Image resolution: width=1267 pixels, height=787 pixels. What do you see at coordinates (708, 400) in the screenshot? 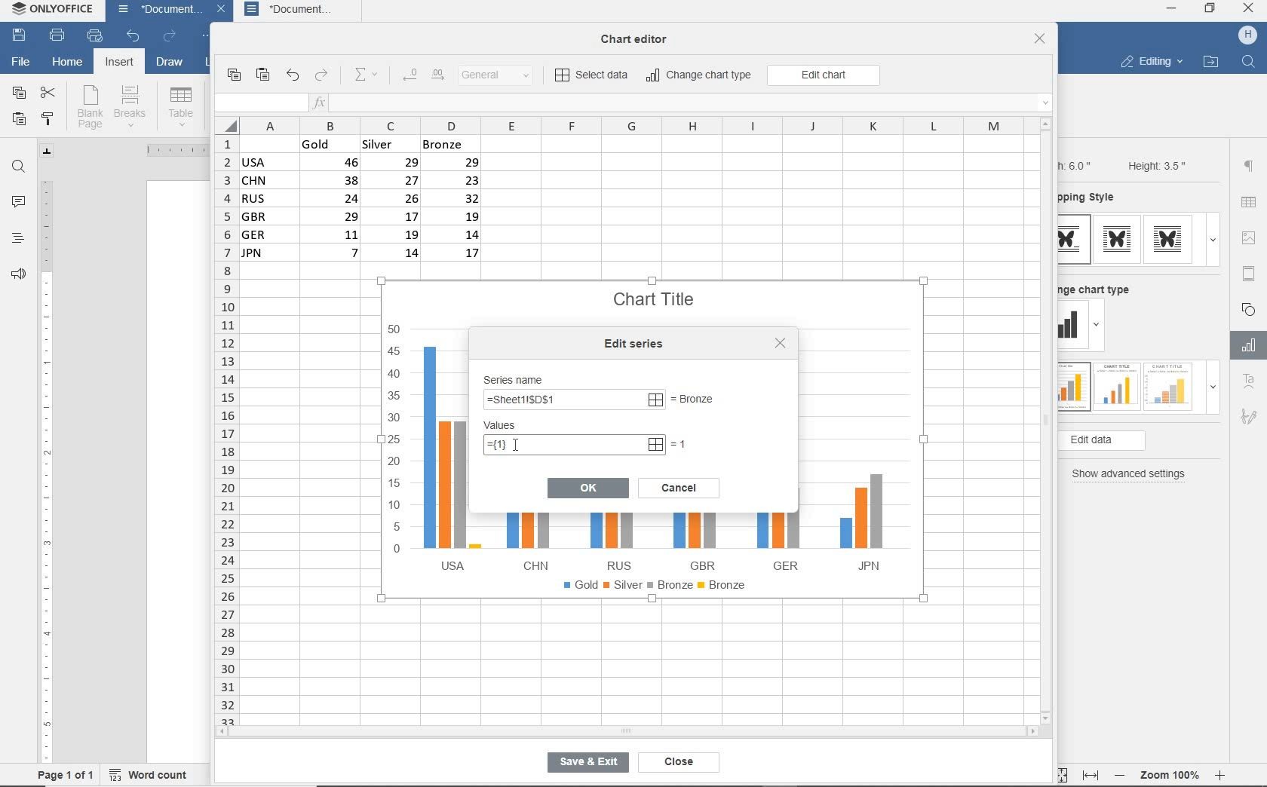
I see `choose range` at bounding box center [708, 400].